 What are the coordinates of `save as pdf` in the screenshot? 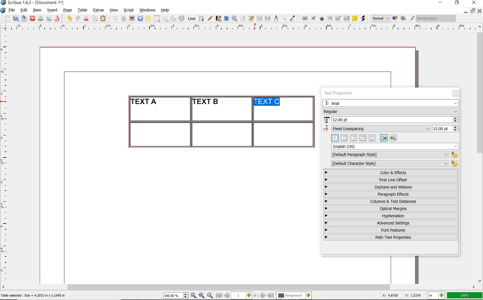 It's located at (58, 18).